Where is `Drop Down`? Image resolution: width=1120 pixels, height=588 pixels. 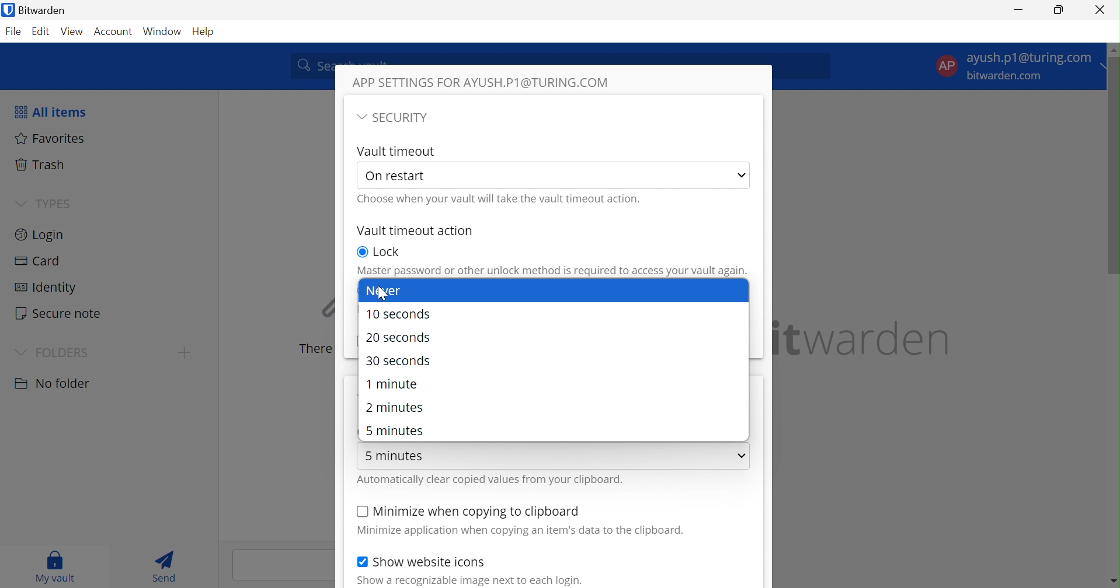 Drop Down is located at coordinates (743, 175).